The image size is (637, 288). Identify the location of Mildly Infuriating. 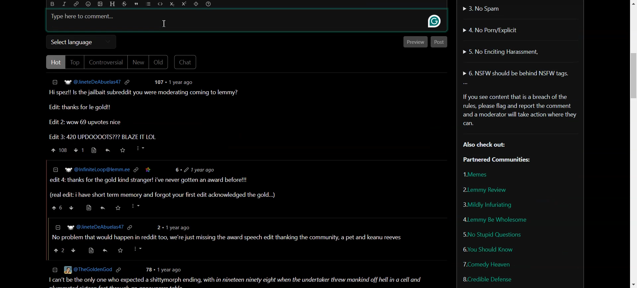
(487, 205).